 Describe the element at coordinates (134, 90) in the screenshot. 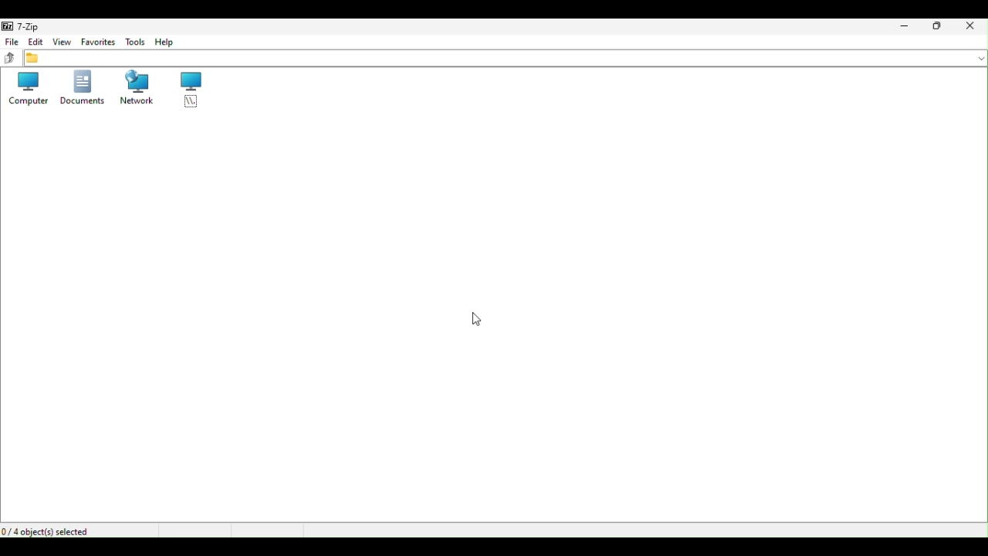

I see `network` at that location.